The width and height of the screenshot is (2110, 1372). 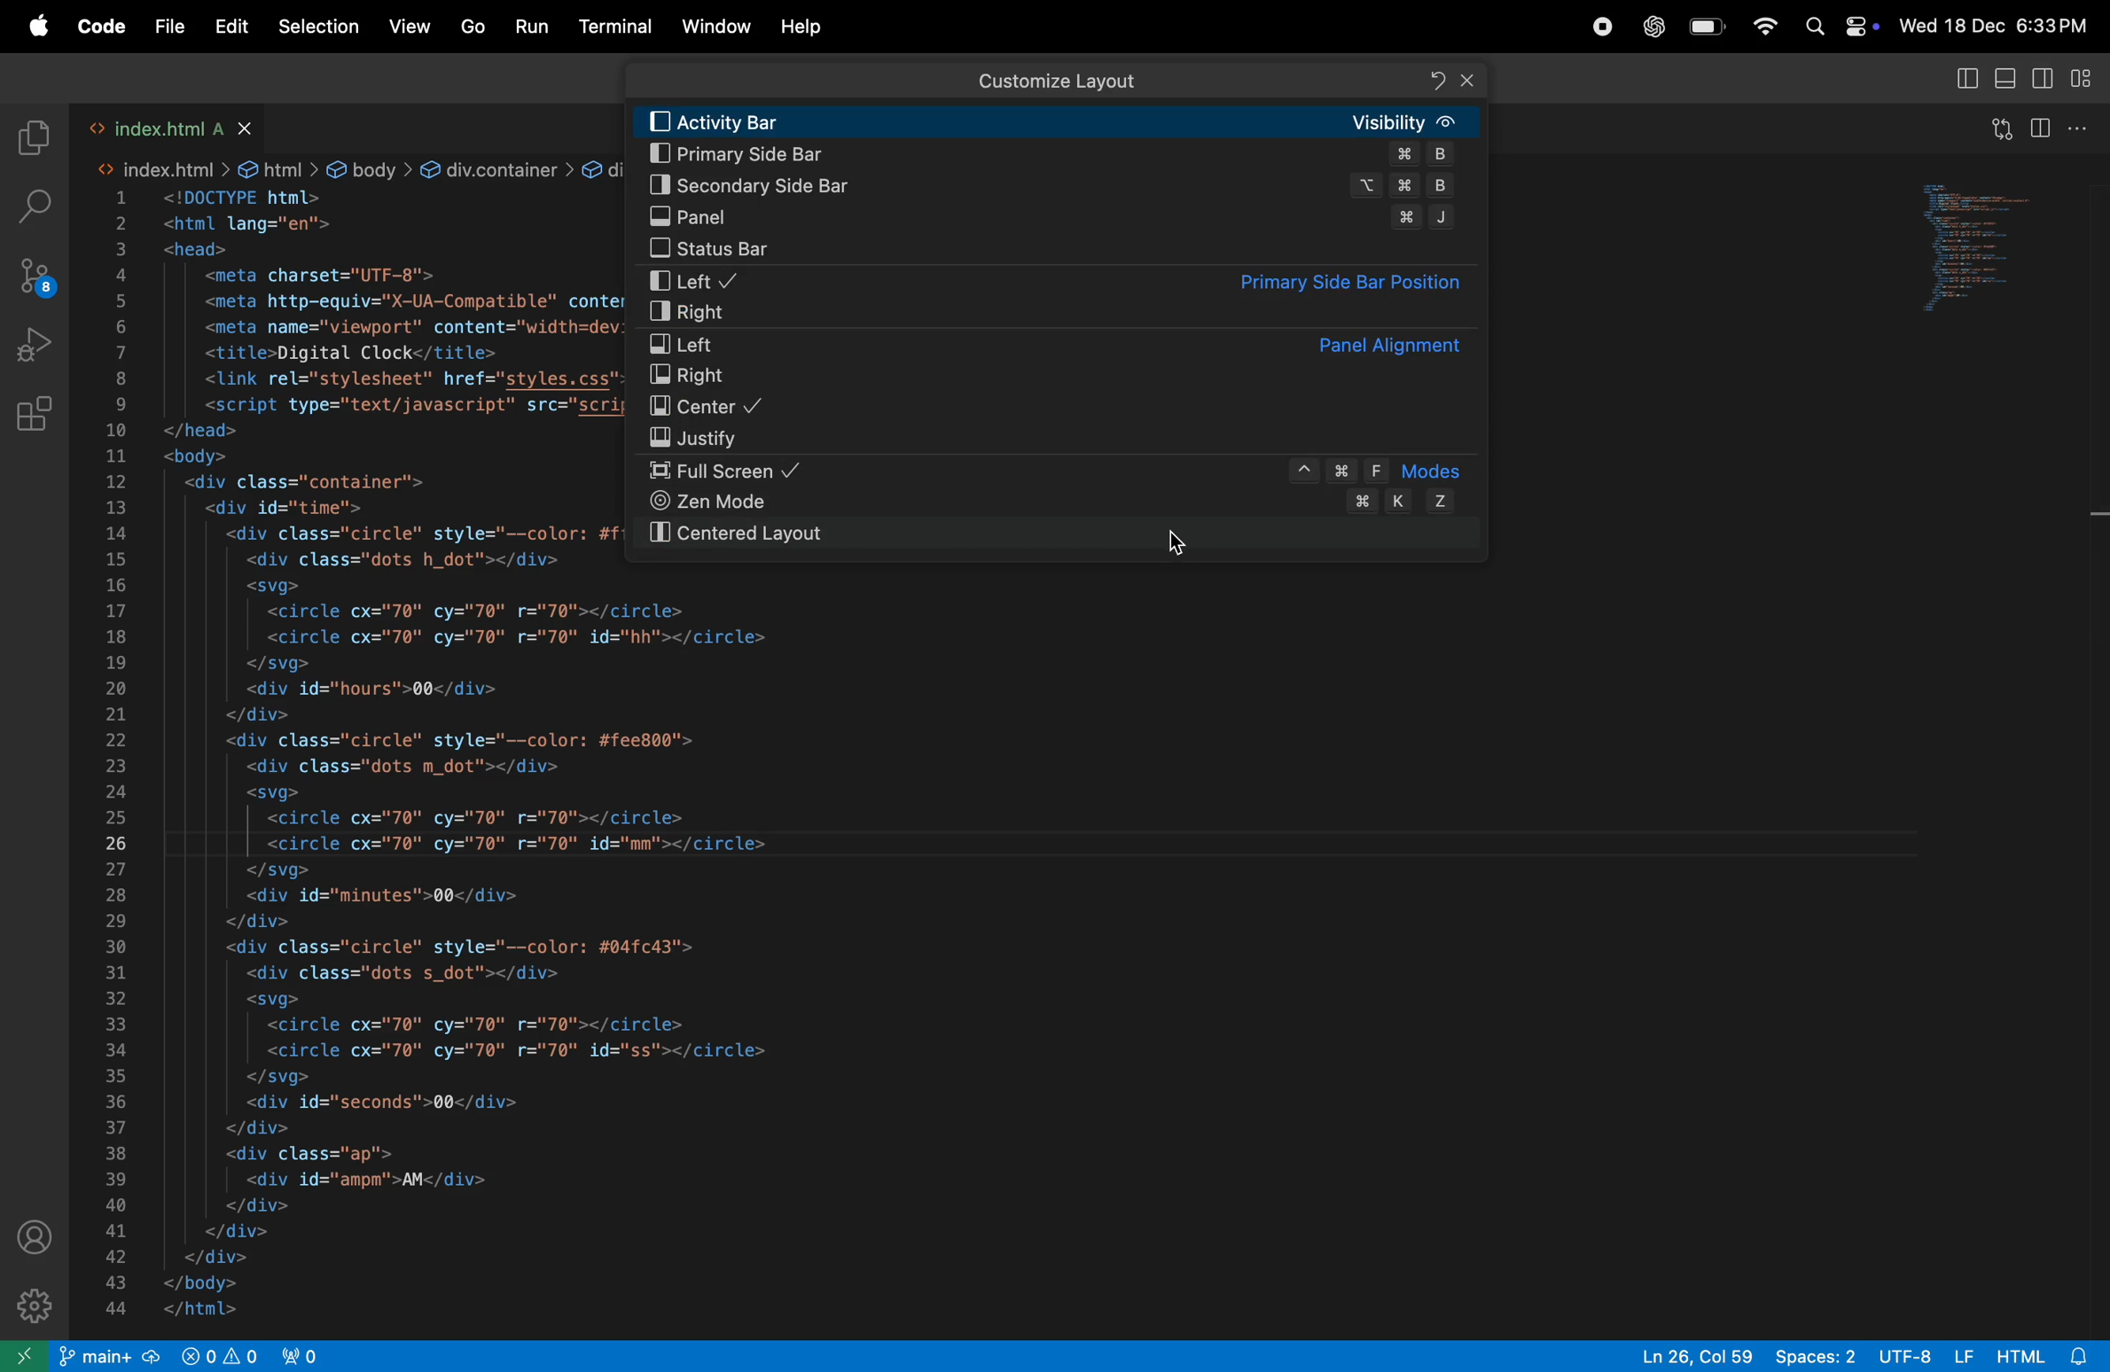 What do you see at coordinates (93, 27) in the screenshot?
I see `Code` at bounding box center [93, 27].